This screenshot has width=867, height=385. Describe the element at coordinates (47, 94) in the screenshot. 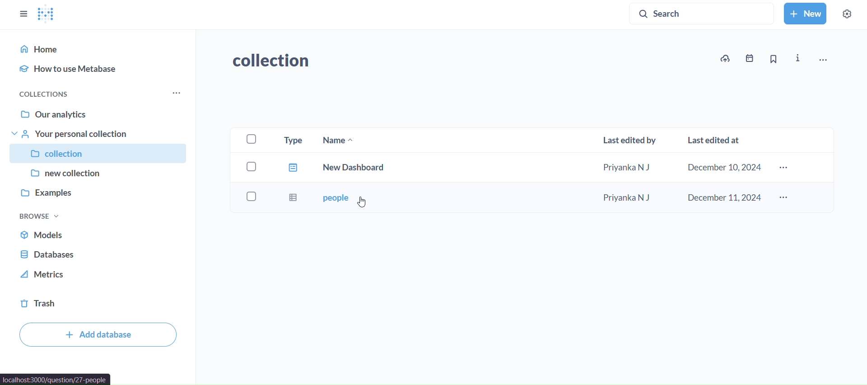

I see `collections` at that location.